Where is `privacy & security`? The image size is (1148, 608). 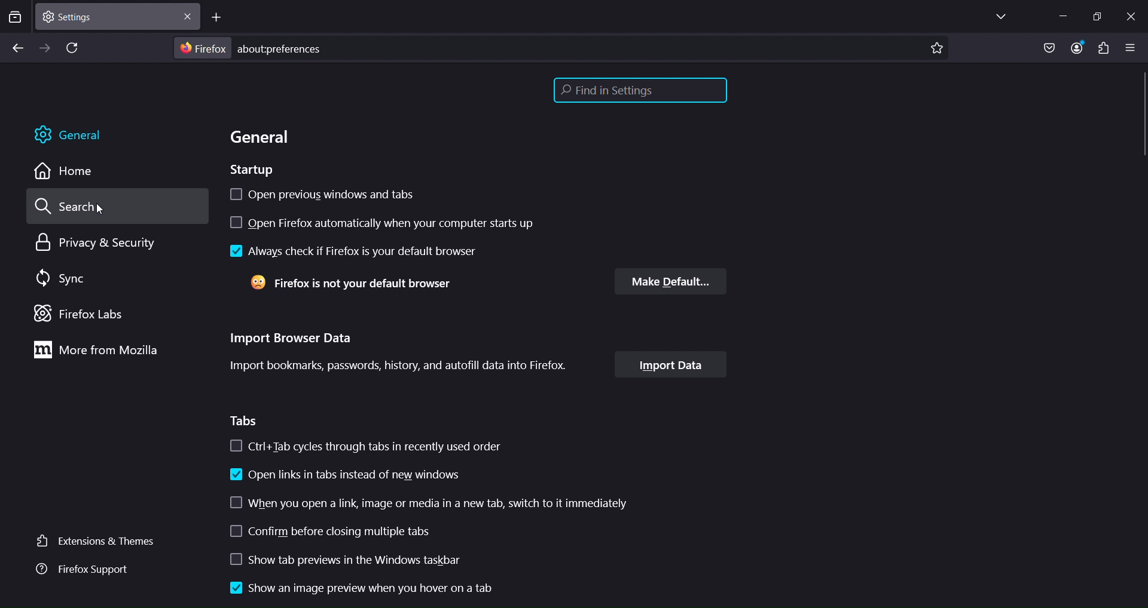 privacy & security is located at coordinates (91, 245).